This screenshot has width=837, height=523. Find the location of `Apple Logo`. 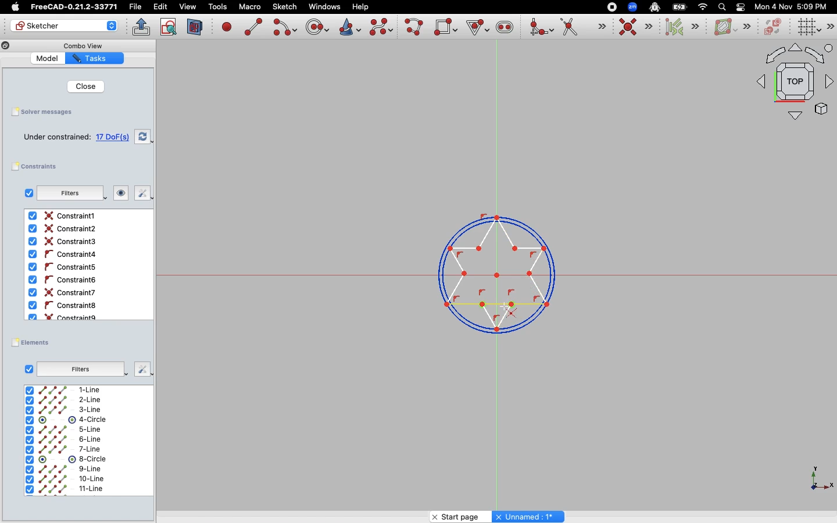

Apple Logo is located at coordinates (14, 7).